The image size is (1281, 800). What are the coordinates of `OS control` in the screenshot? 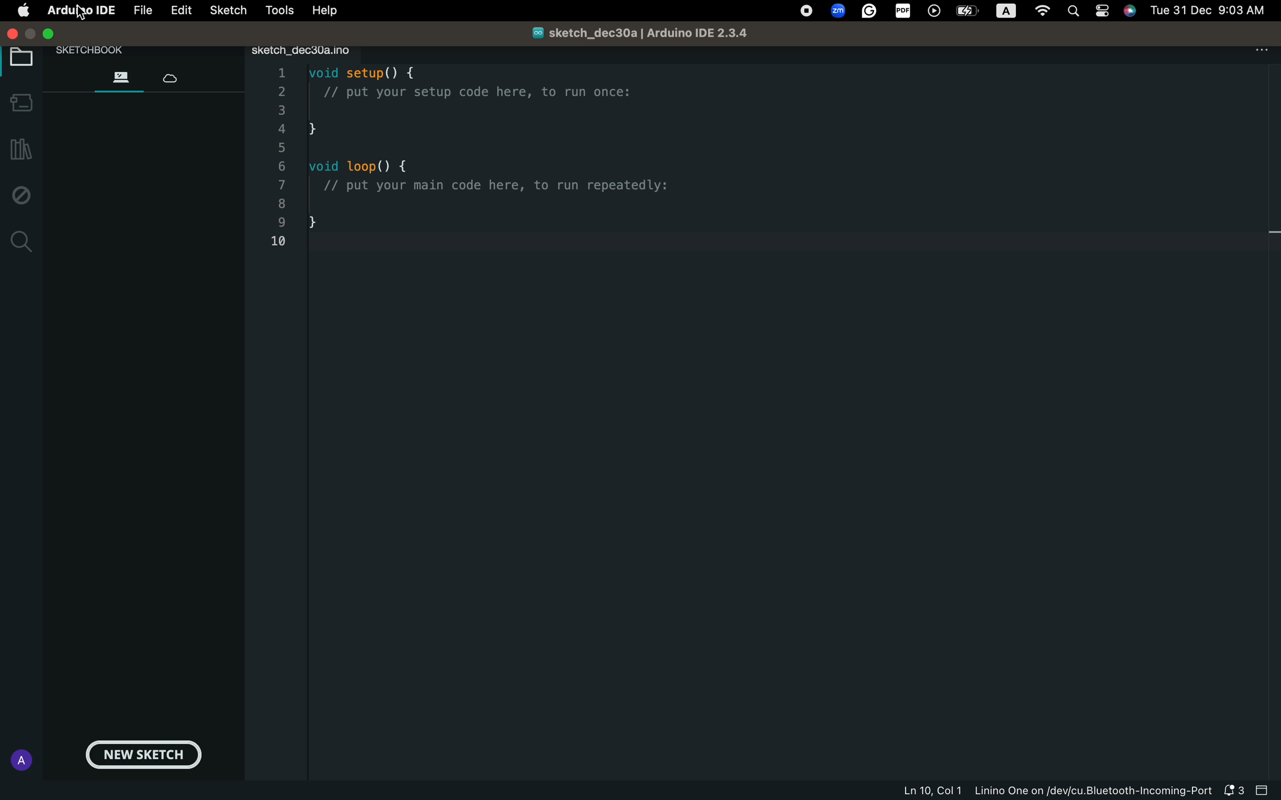 It's located at (807, 12).